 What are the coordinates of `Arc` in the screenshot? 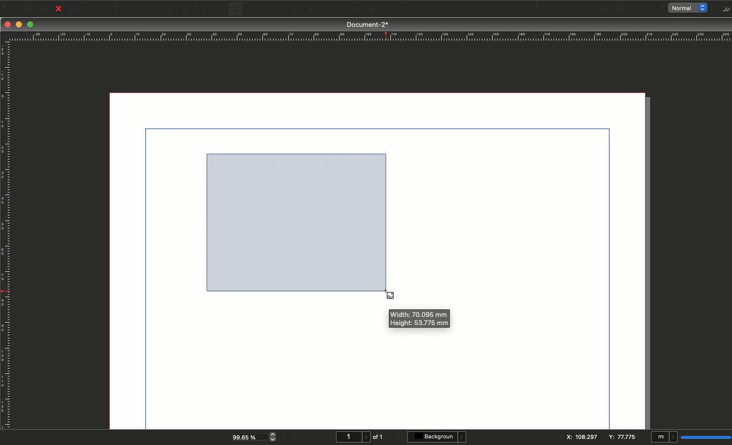 It's located at (311, 10).